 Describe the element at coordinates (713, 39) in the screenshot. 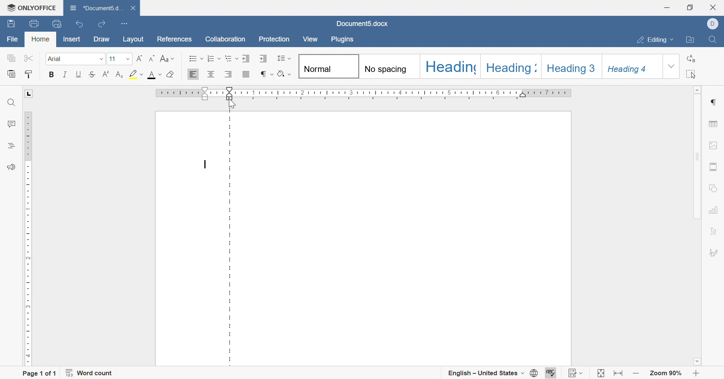

I see `find` at that location.